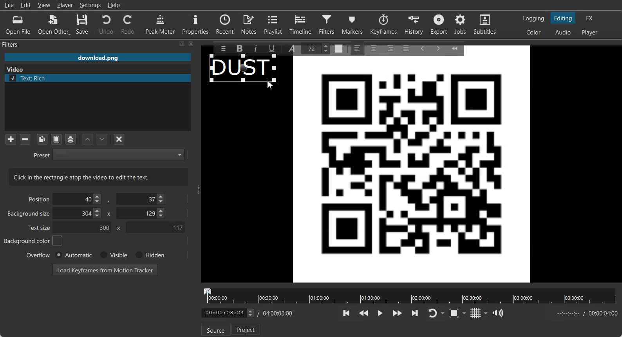  What do you see at coordinates (99, 177) in the screenshot?
I see `Text` at bounding box center [99, 177].